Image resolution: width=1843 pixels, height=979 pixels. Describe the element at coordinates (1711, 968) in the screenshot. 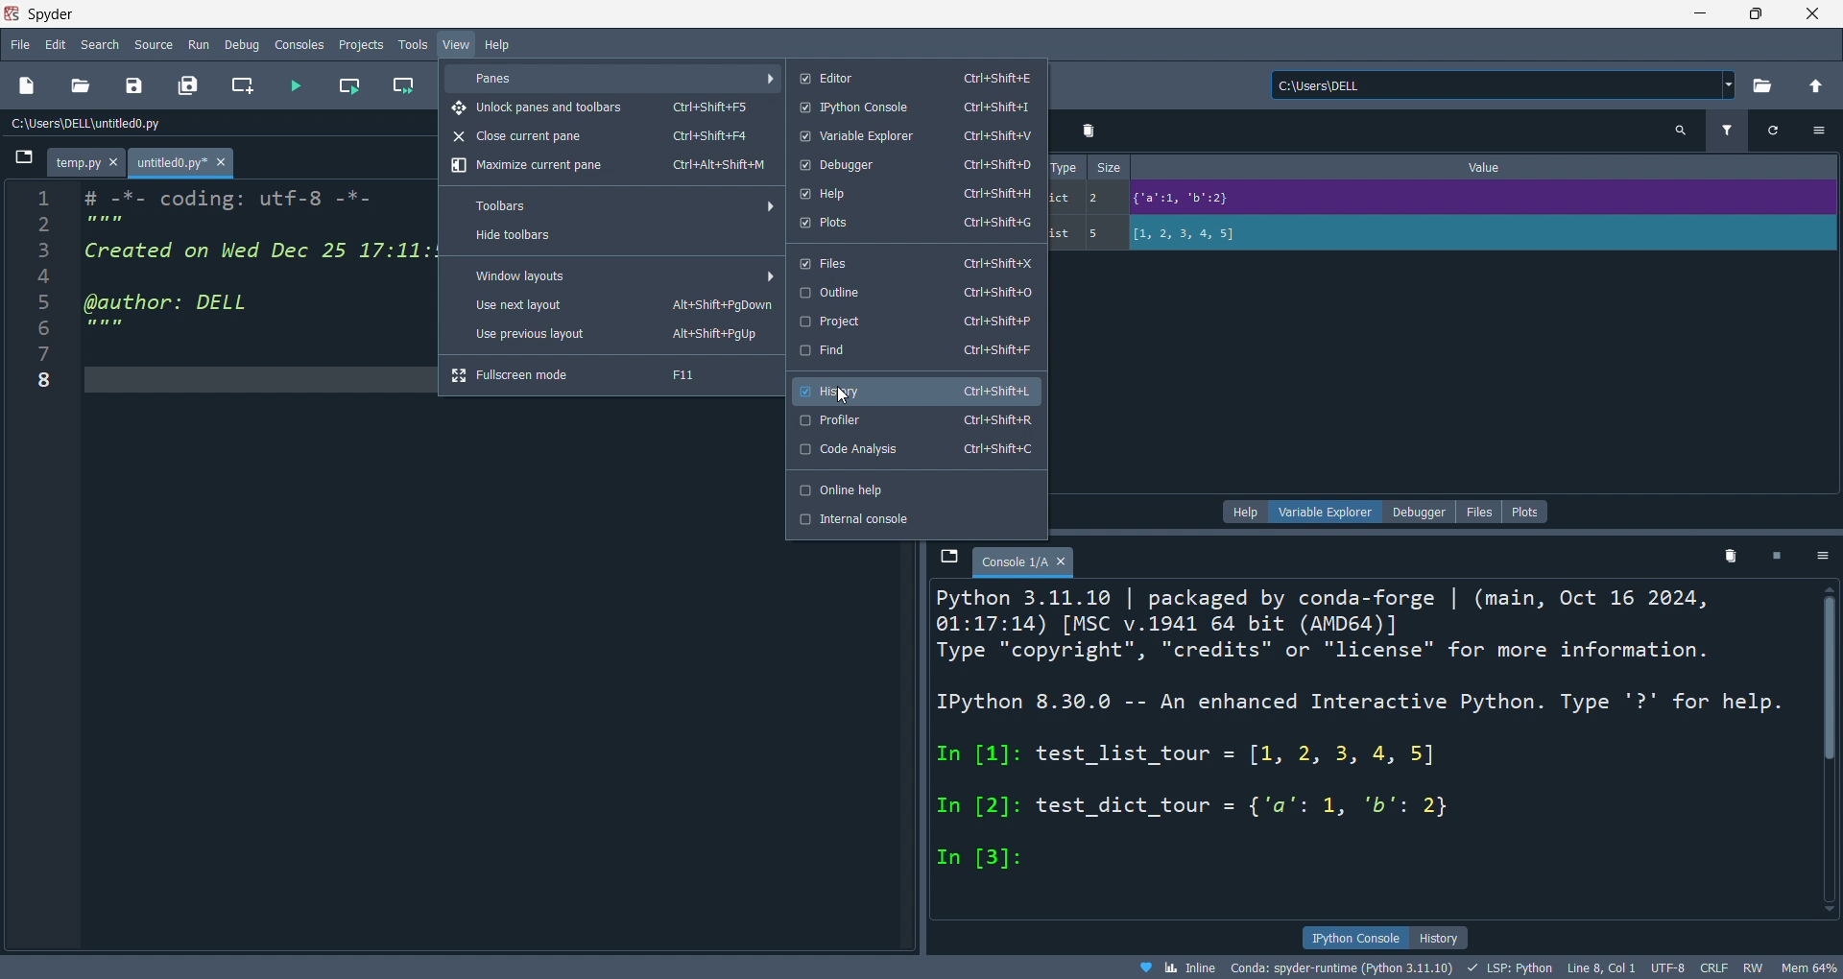

I see `crlf` at that location.